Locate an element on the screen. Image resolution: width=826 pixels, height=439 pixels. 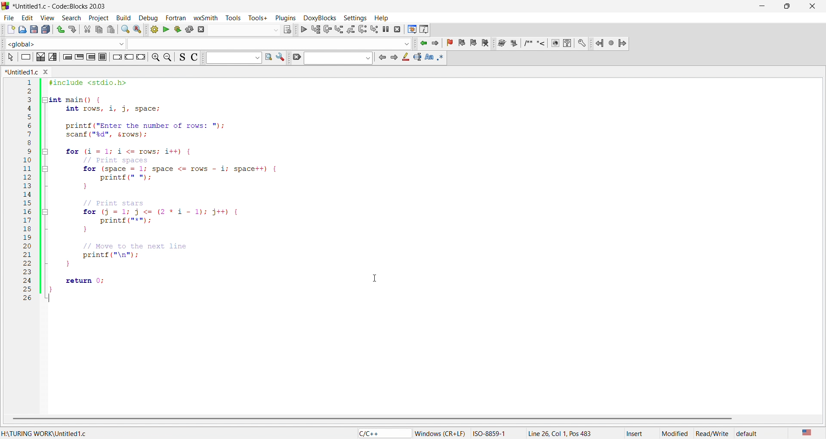
save all is located at coordinates (46, 29).